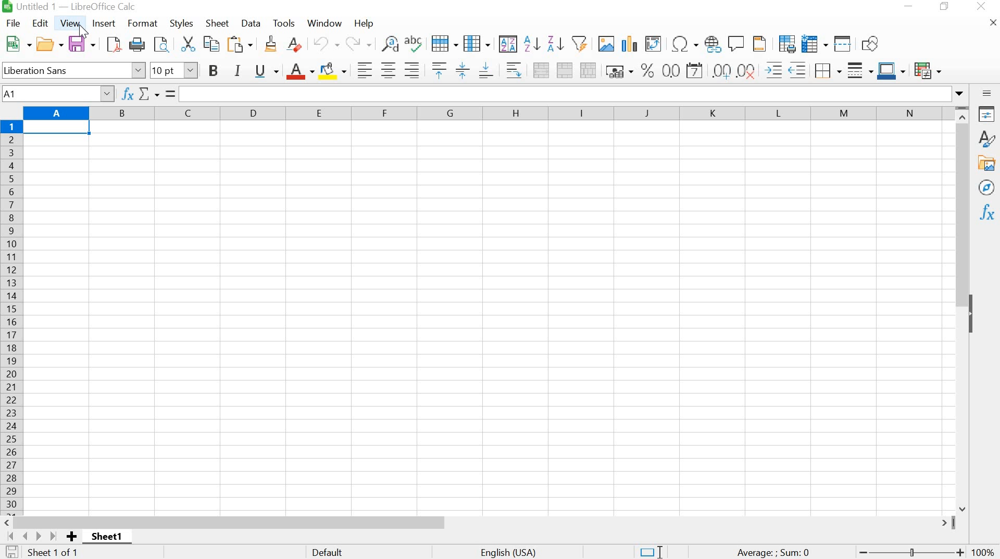 This screenshot has height=559, width=1000. What do you see at coordinates (486, 69) in the screenshot?
I see `ALIGN BOTTOM` at bounding box center [486, 69].